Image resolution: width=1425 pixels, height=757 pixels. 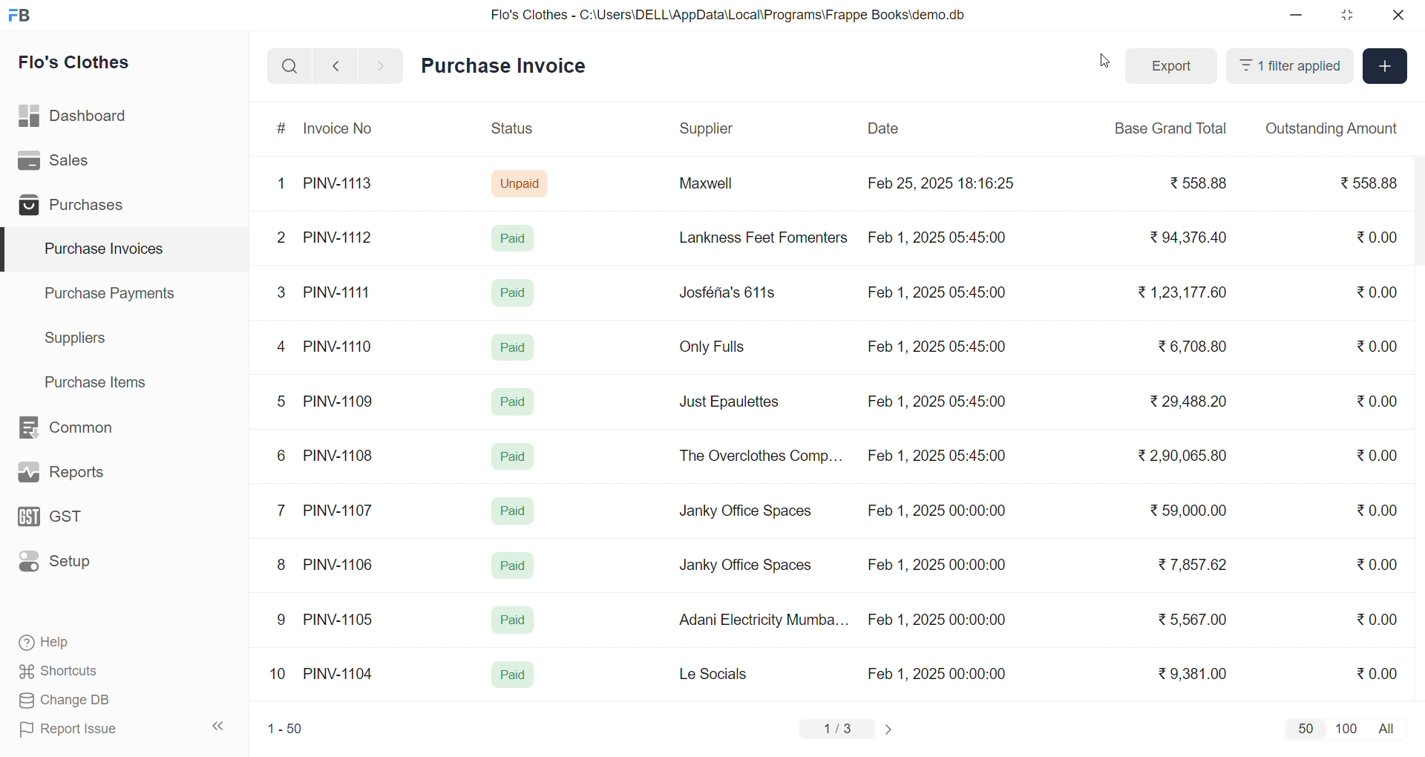 What do you see at coordinates (747, 512) in the screenshot?
I see `Janky Office Spaces` at bounding box center [747, 512].